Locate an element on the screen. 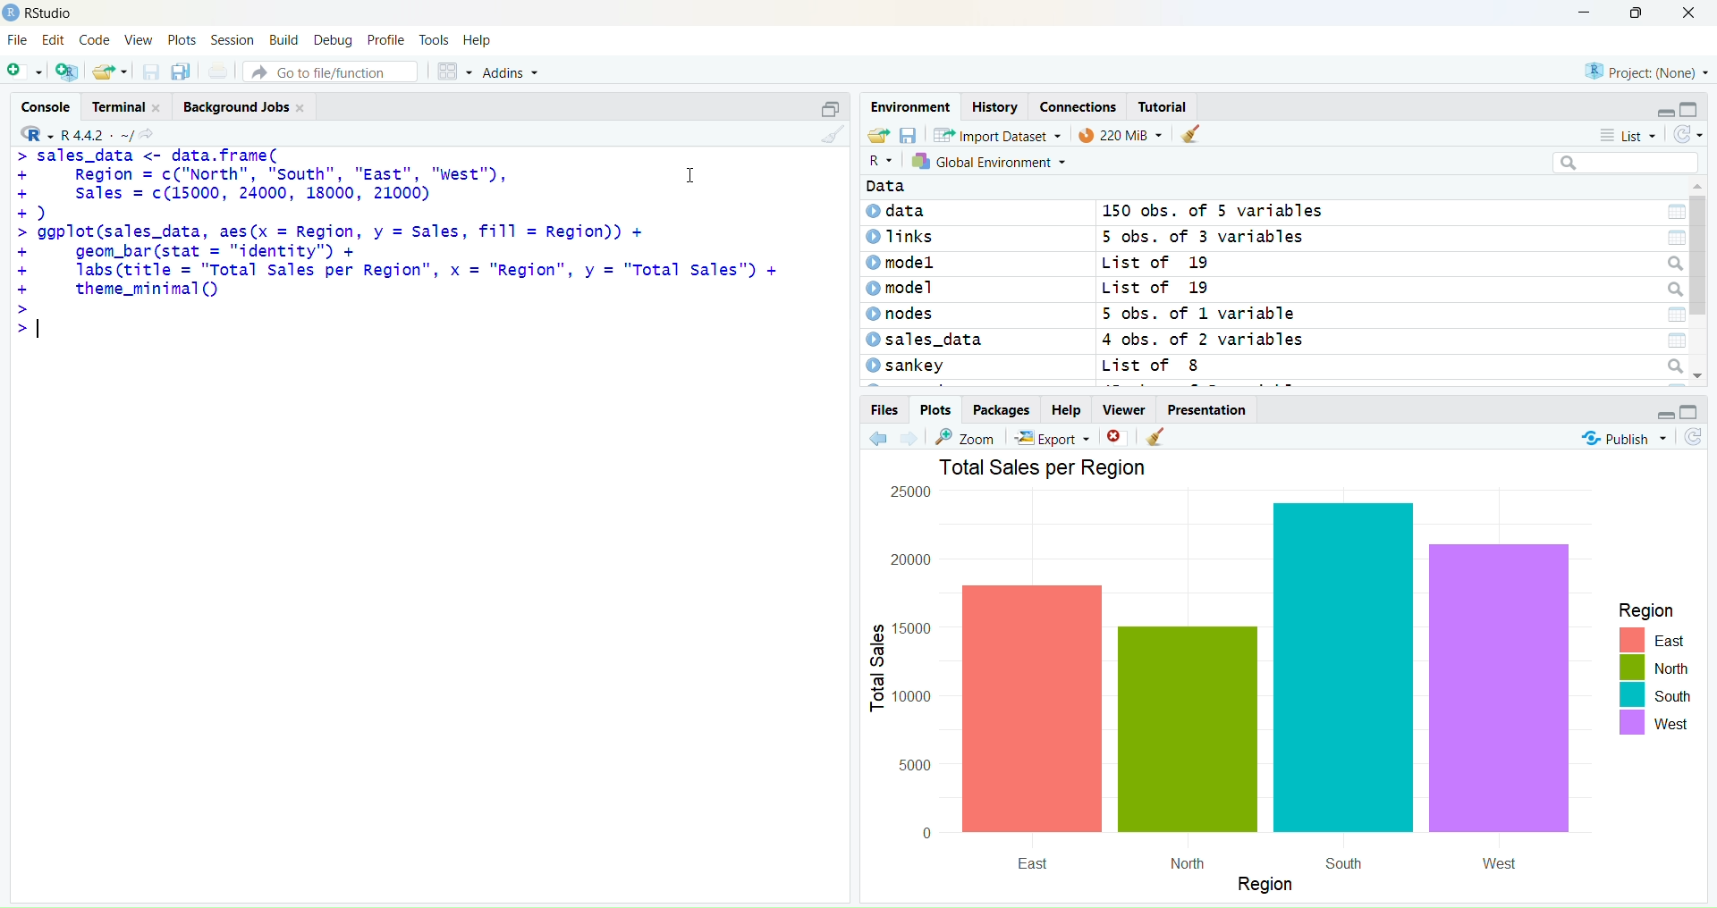 This screenshot has width=1717, height=908. Profile is located at coordinates (386, 41).